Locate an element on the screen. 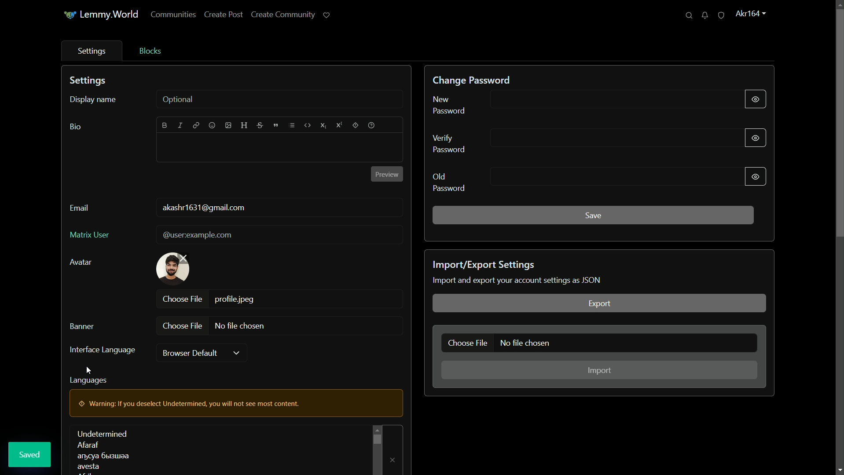  communities is located at coordinates (173, 15).